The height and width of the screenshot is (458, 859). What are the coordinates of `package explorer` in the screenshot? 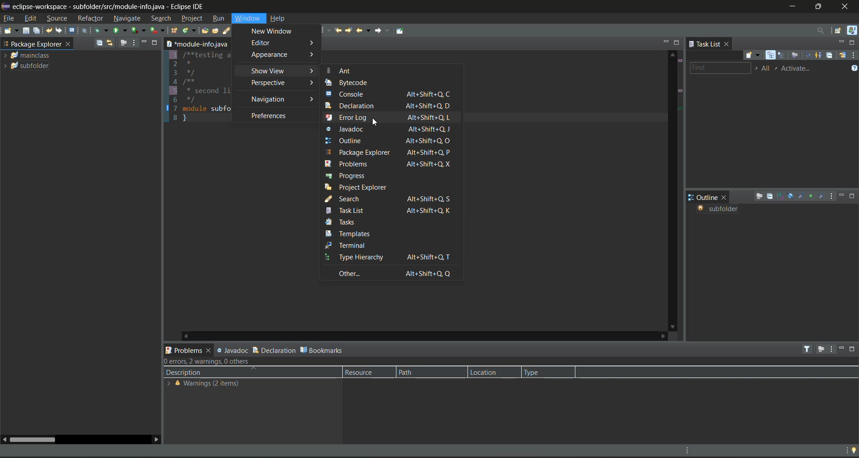 It's located at (32, 43).